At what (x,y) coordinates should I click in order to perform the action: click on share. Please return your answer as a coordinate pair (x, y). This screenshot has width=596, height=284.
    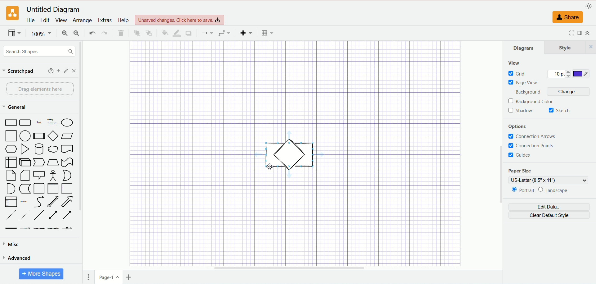
    Looking at the image, I should click on (567, 17).